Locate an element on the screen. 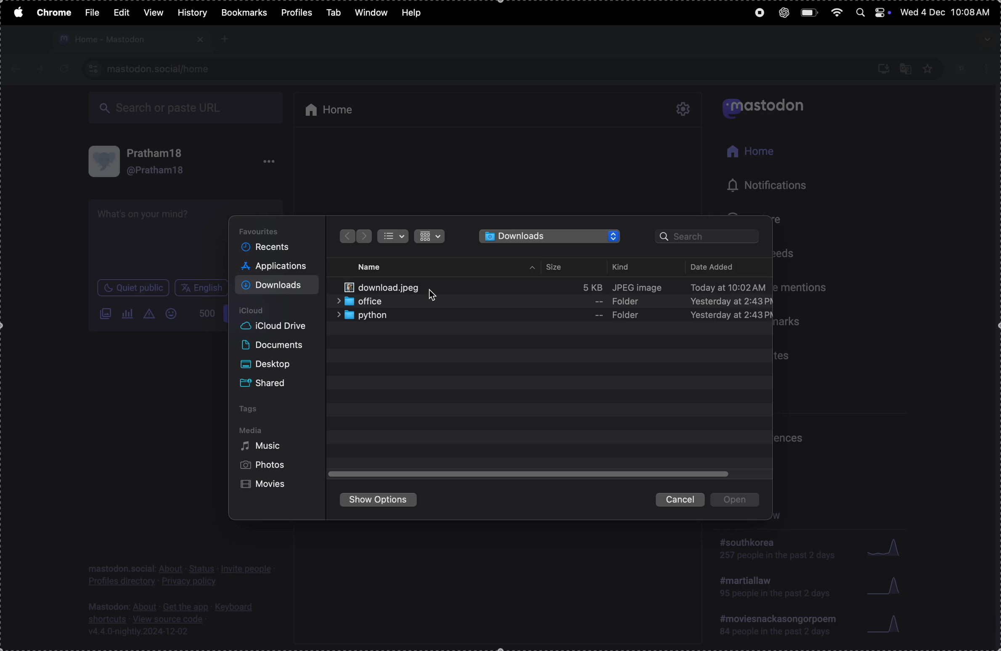 The image size is (1001, 651). notifications is located at coordinates (760, 185).